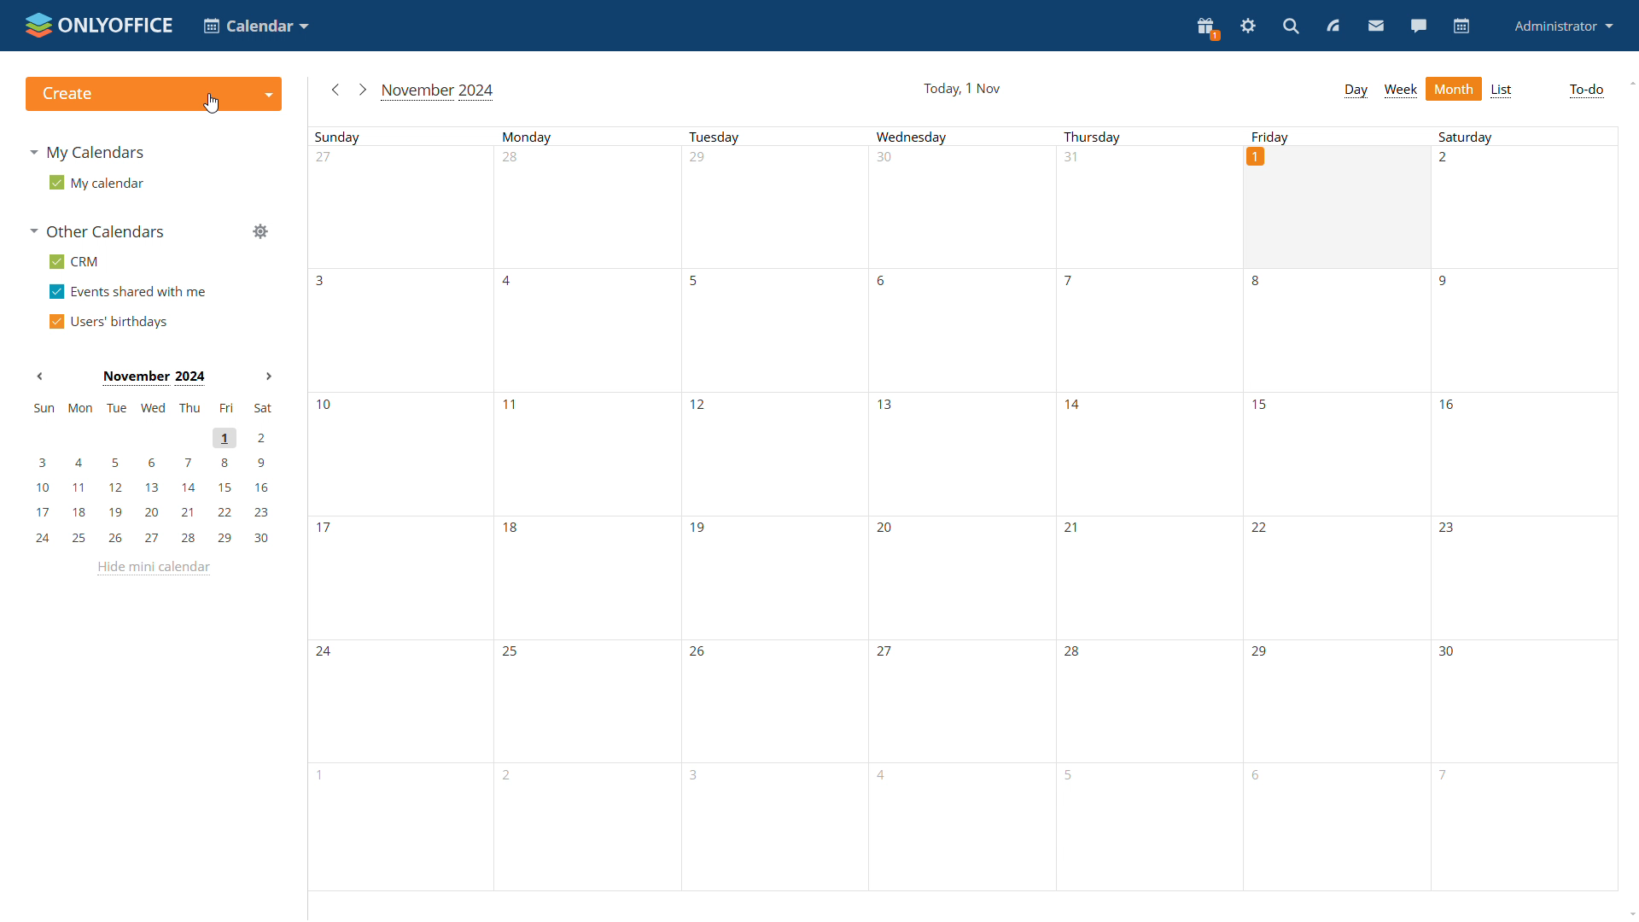 The width and height of the screenshot is (1639, 922). I want to click on scroll-up, so click(1629, 81).